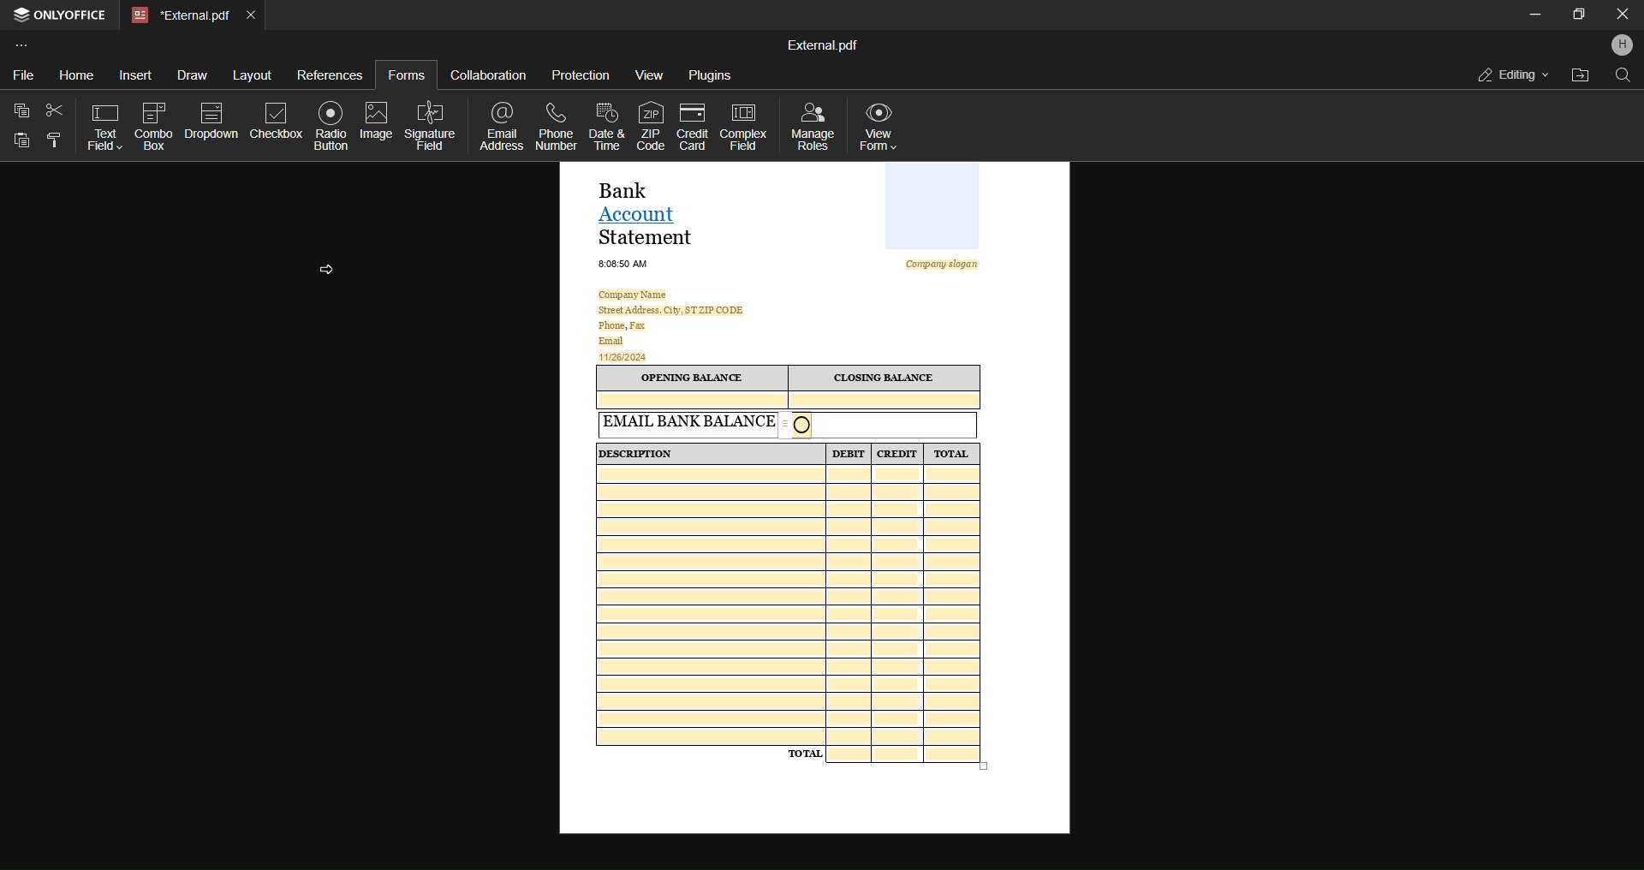 This screenshot has height=870, width=1644. I want to click on text field, so click(103, 123).